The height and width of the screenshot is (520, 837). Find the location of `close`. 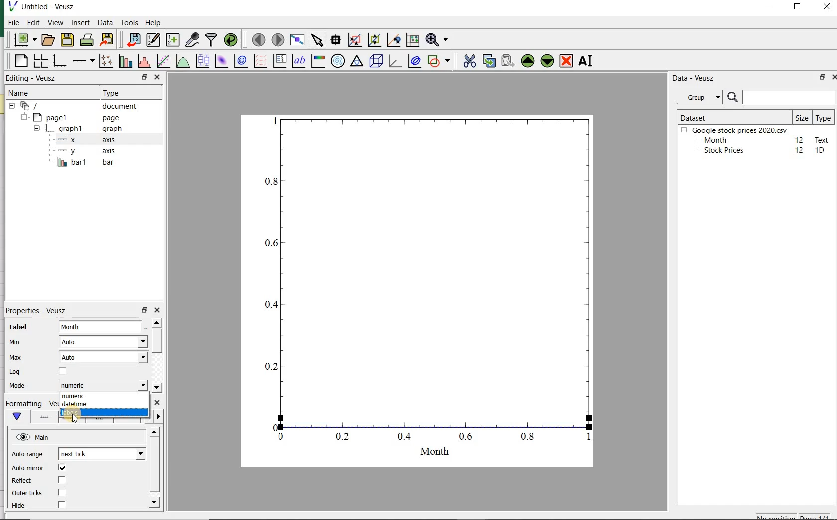

close is located at coordinates (158, 310).